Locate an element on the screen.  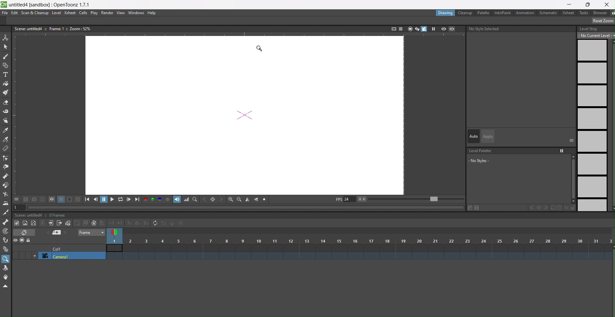
camera is located at coordinates (69, 256).